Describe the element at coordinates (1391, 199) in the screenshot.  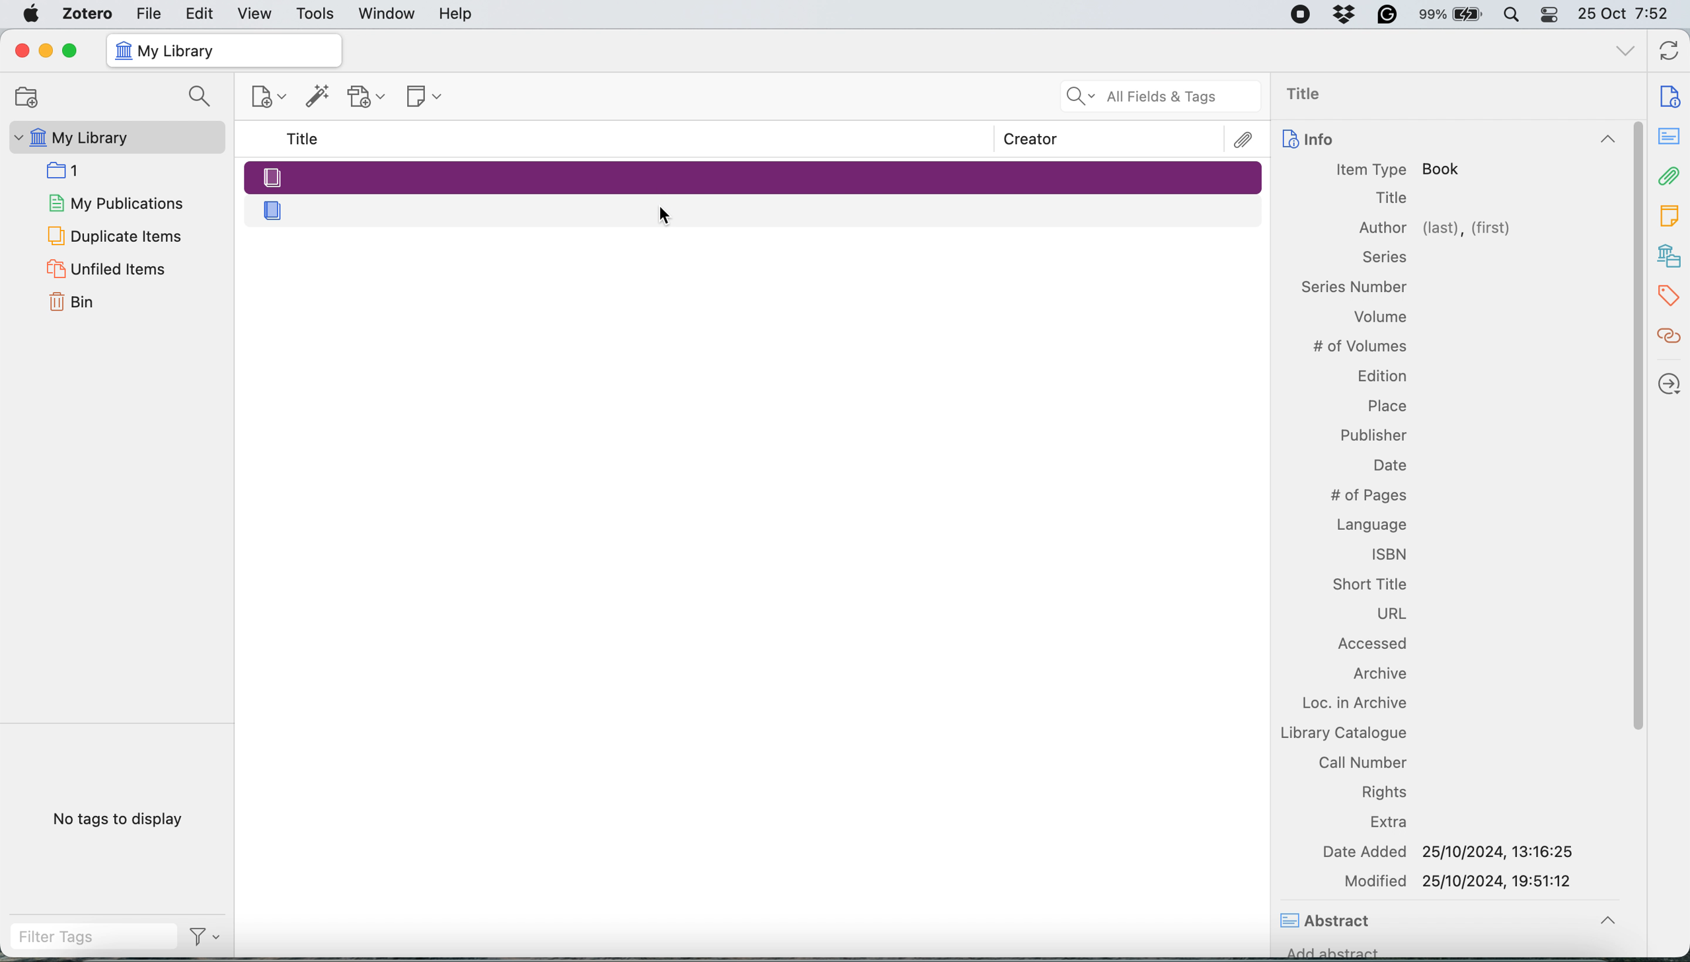
I see `Title` at that location.